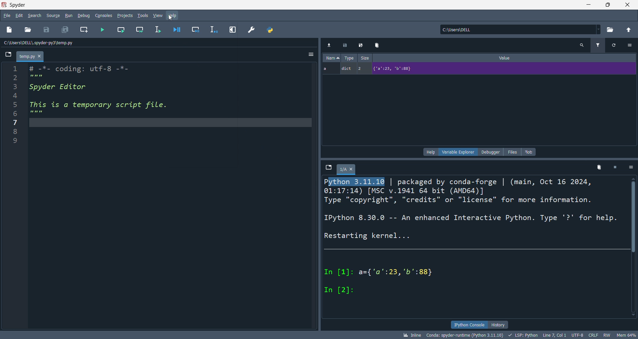  What do you see at coordinates (520, 29) in the screenshot?
I see `current directory` at bounding box center [520, 29].